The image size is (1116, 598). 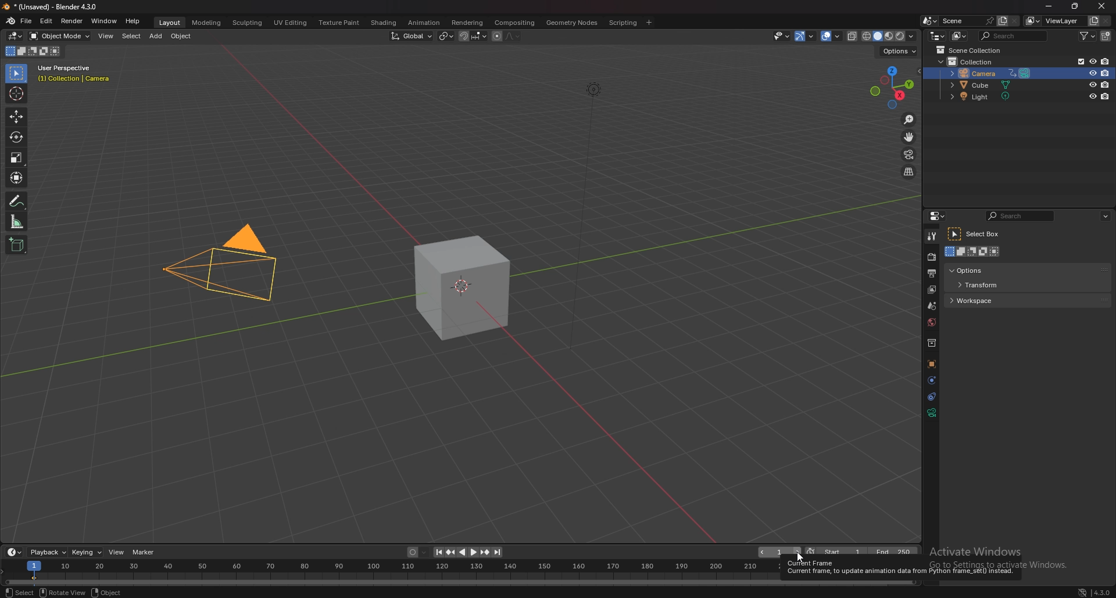 What do you see at coordinates (622, 23) in the screenshot?
I see `scripting` at bounding box center [622, 23].